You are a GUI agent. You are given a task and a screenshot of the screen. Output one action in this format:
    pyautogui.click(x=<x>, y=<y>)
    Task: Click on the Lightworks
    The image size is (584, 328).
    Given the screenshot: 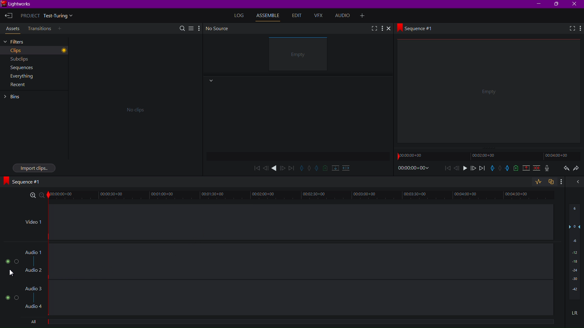 What is the action you would take?
    pyautogui.click(x=18, y=5)
    